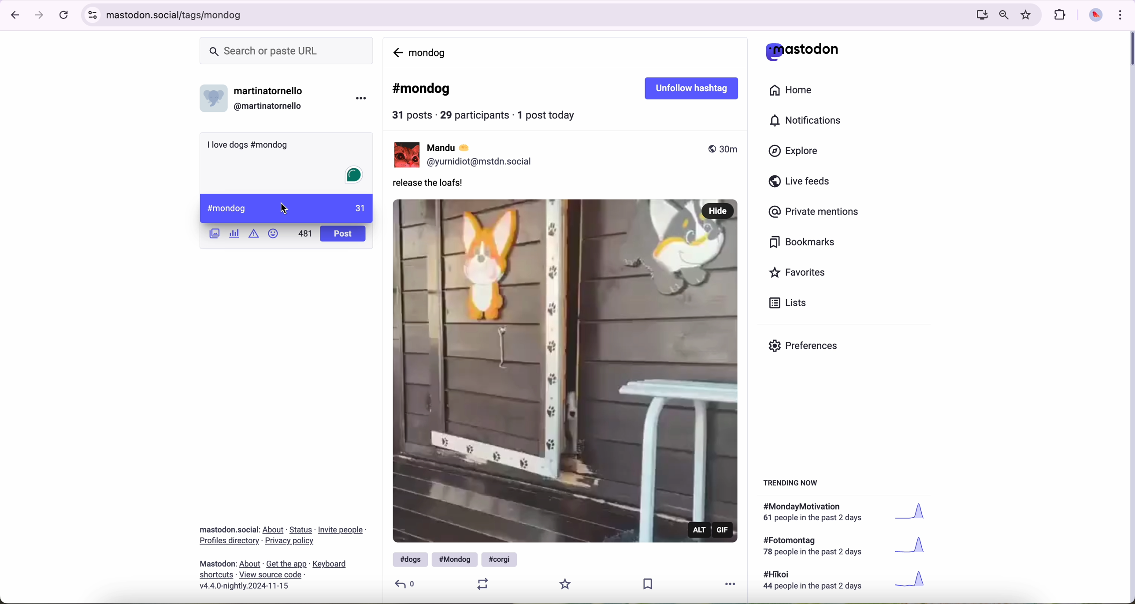 This screenshot has width=1135, height=604. I want to click on create a poll, so click(235, 233).